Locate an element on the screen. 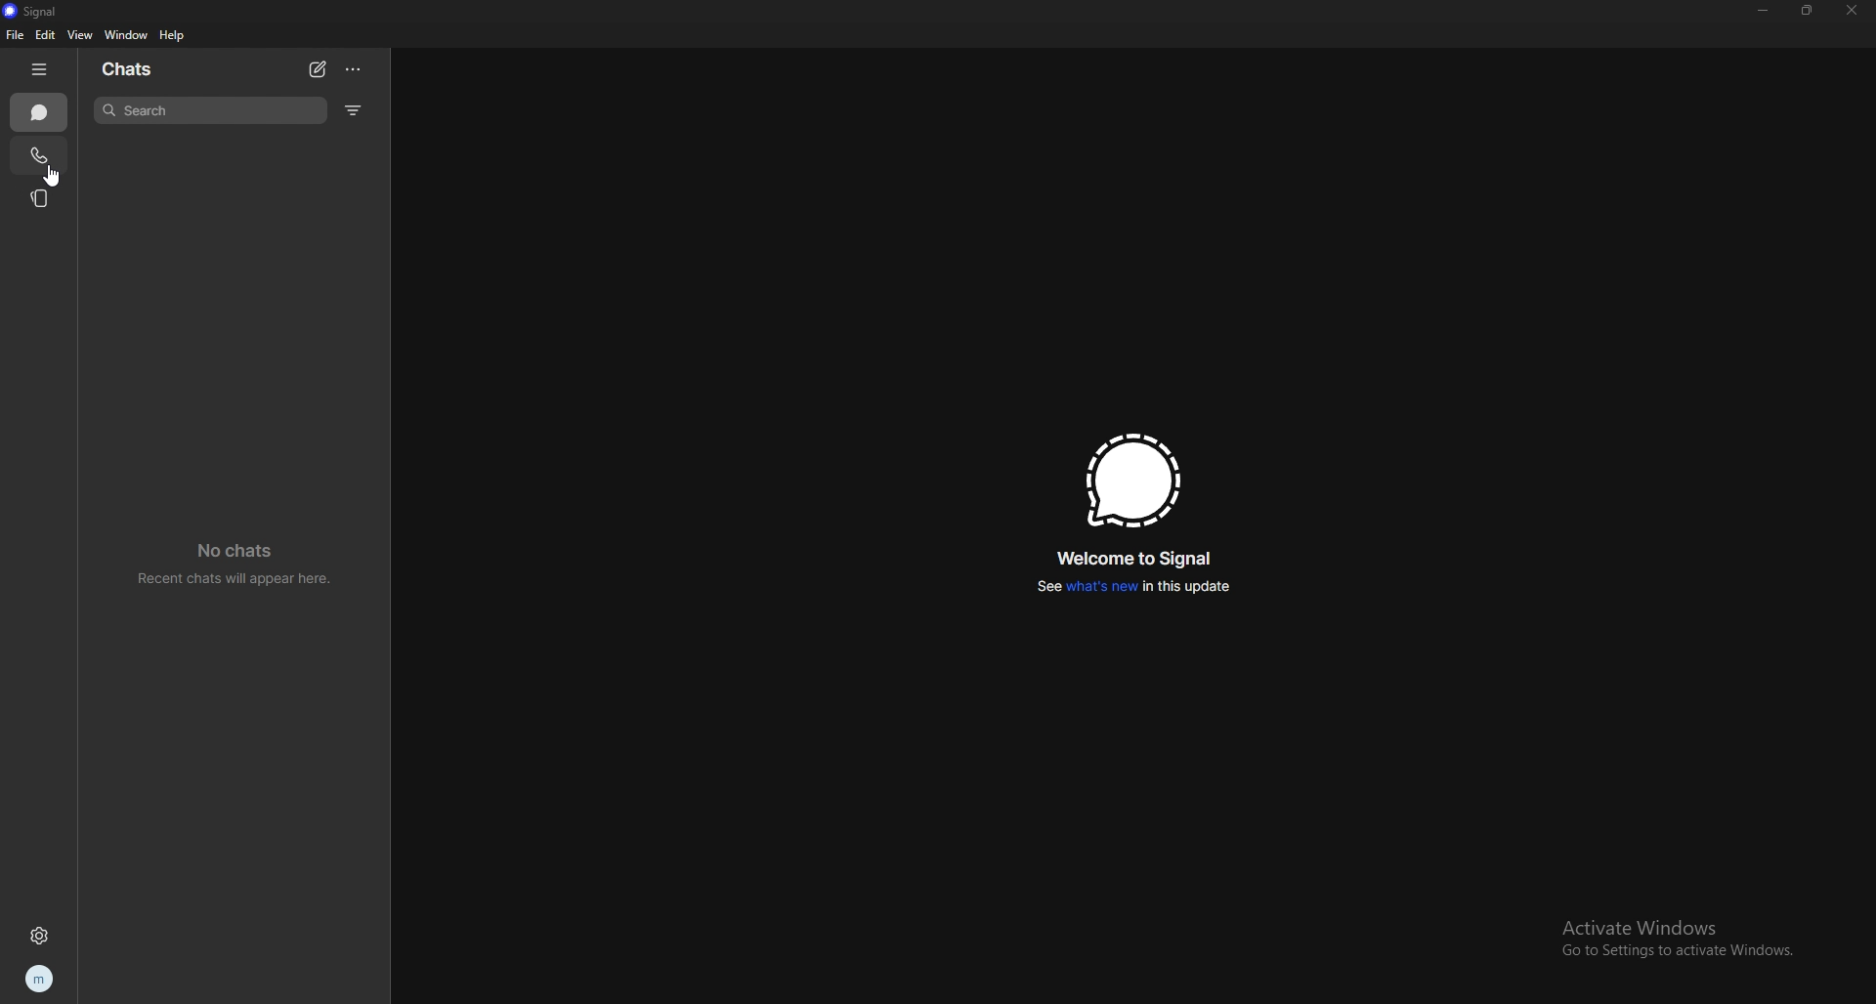  chats is located at coordinates (140, 70).